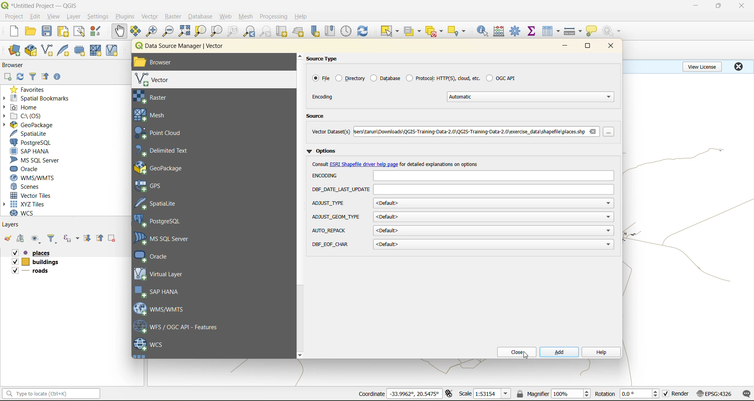  Describe the element at coordinates (443, 77) in the screenshot. I see `protocol:https` at that location.